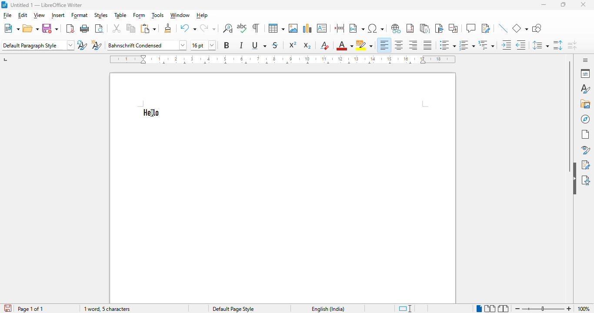 The image size is (594, 313). I want to click on subscript, so click(308, 46).